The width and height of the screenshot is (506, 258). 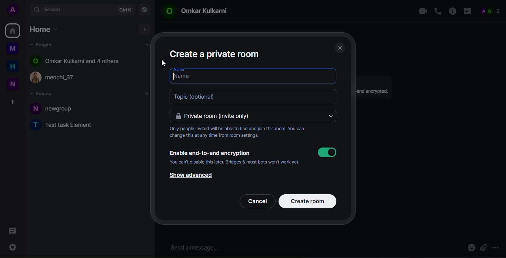 I want to click on name, so click(x=193, y=77).